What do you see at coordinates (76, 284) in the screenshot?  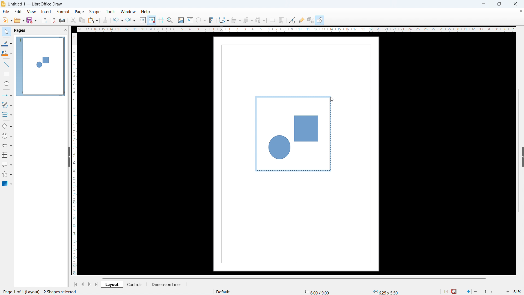 I see `go to first page` at bounding box center [76, 284].